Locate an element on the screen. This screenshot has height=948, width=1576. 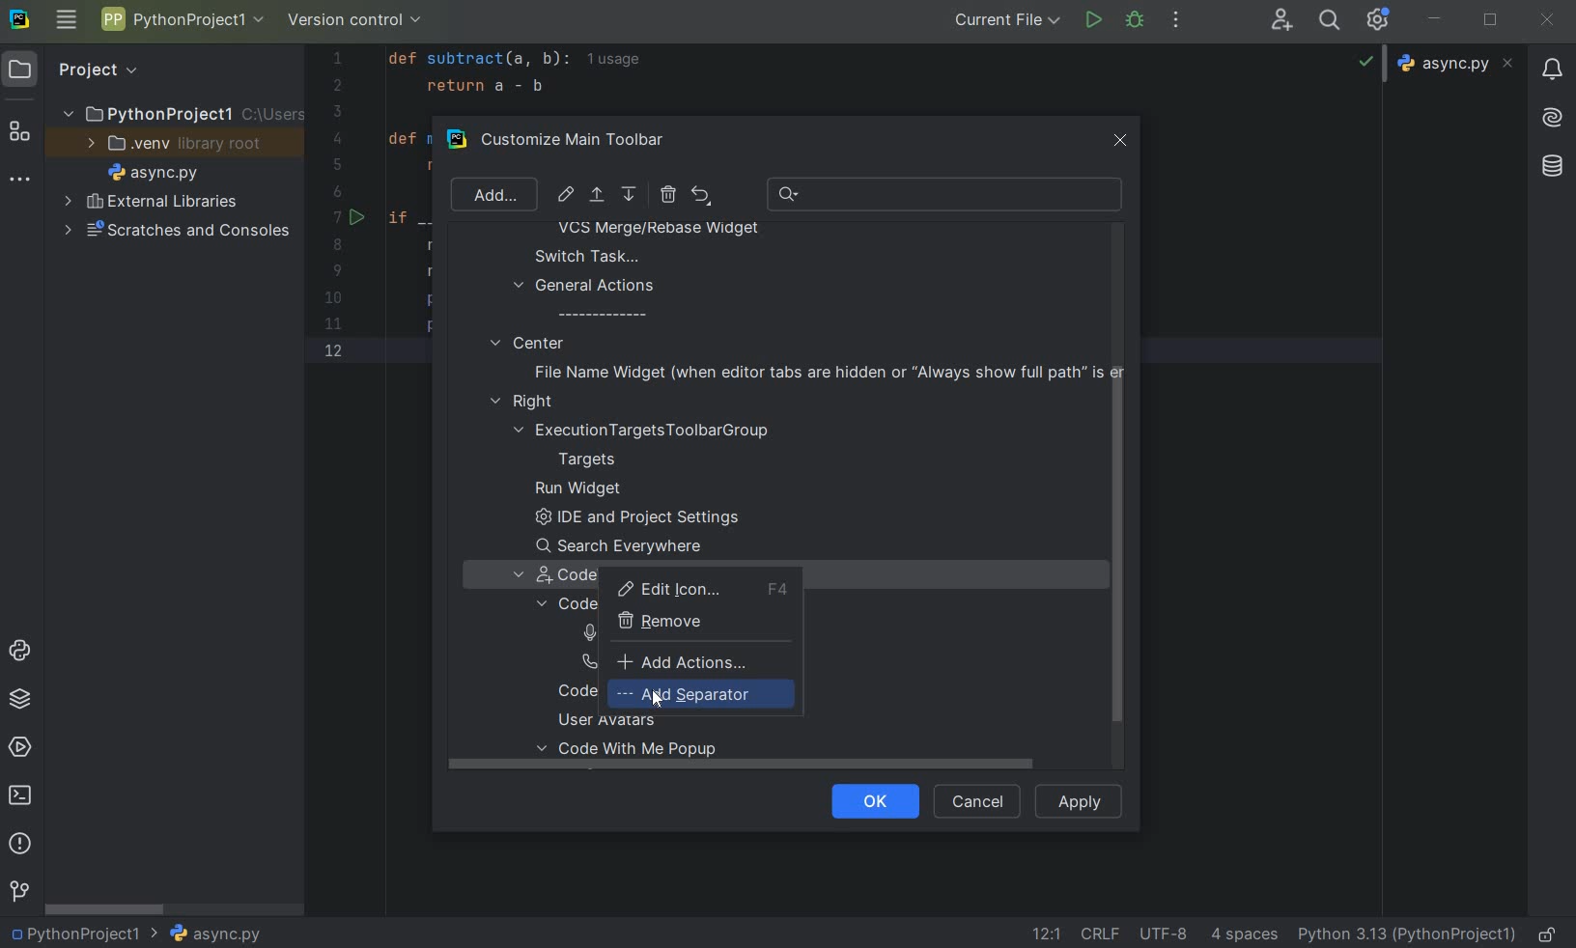
search everywhere is located at coordinates (627, 546).